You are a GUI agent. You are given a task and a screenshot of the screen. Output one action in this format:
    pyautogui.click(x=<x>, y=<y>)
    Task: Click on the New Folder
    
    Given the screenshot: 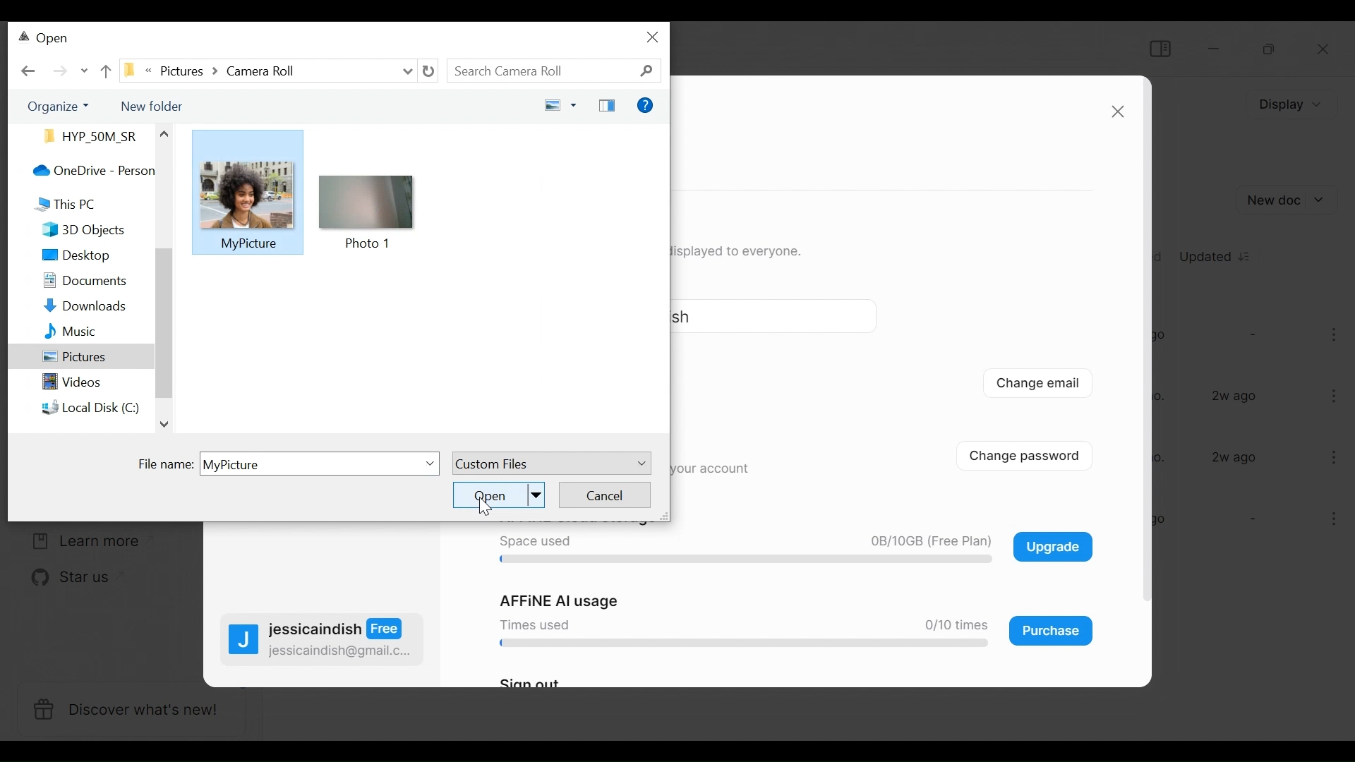 What is the action you would take?
    pyautogui.click(x=150, y=104)
    